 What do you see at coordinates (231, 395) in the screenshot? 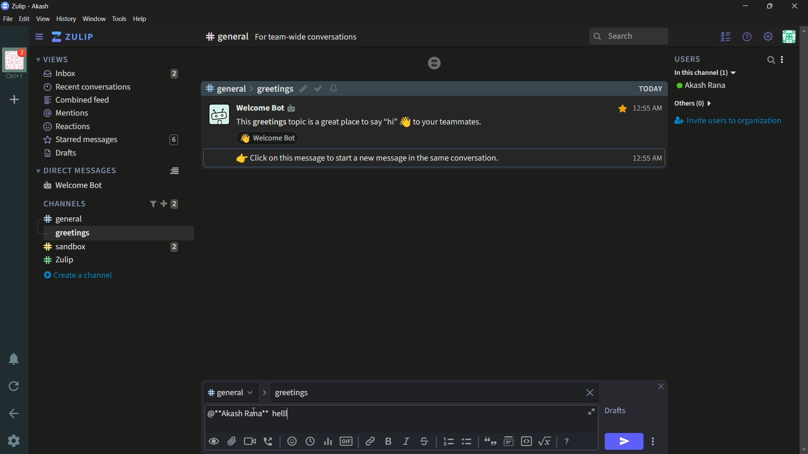
I see `general channel` at bounding box center [231, 395].